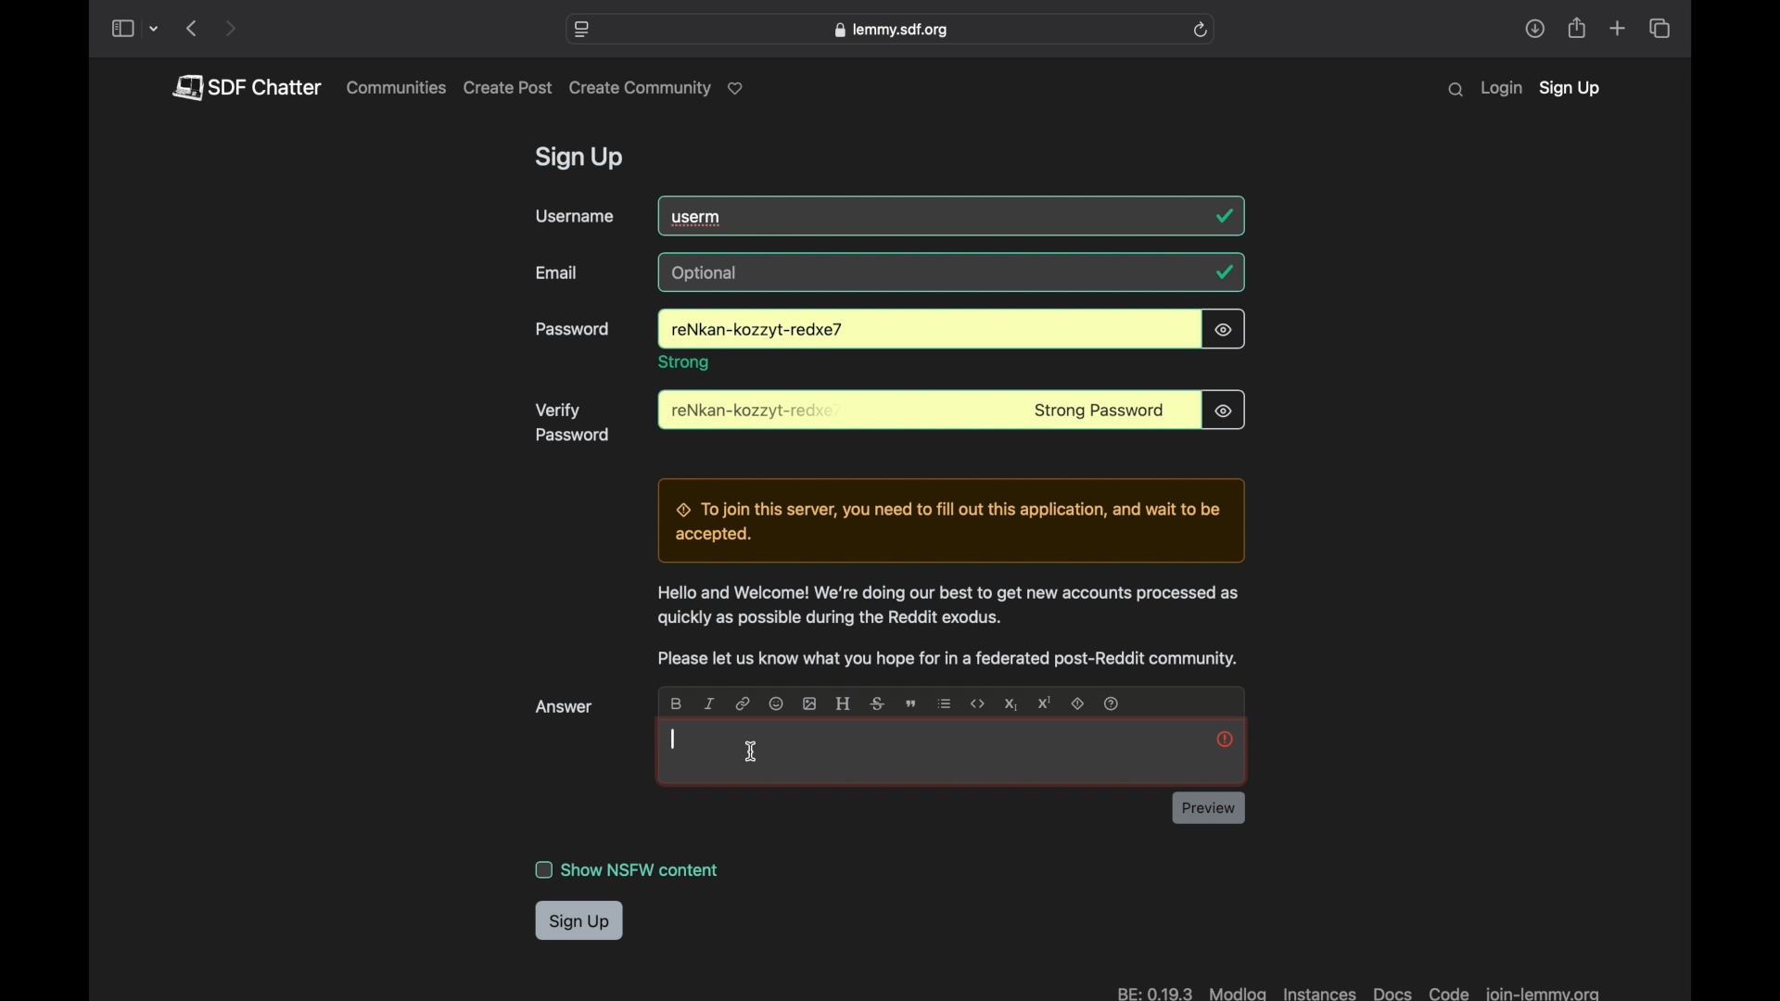  What do you see at coordinates (573, 423) in the screenshot?
I see `verify password` at bounding box center [573, 423].